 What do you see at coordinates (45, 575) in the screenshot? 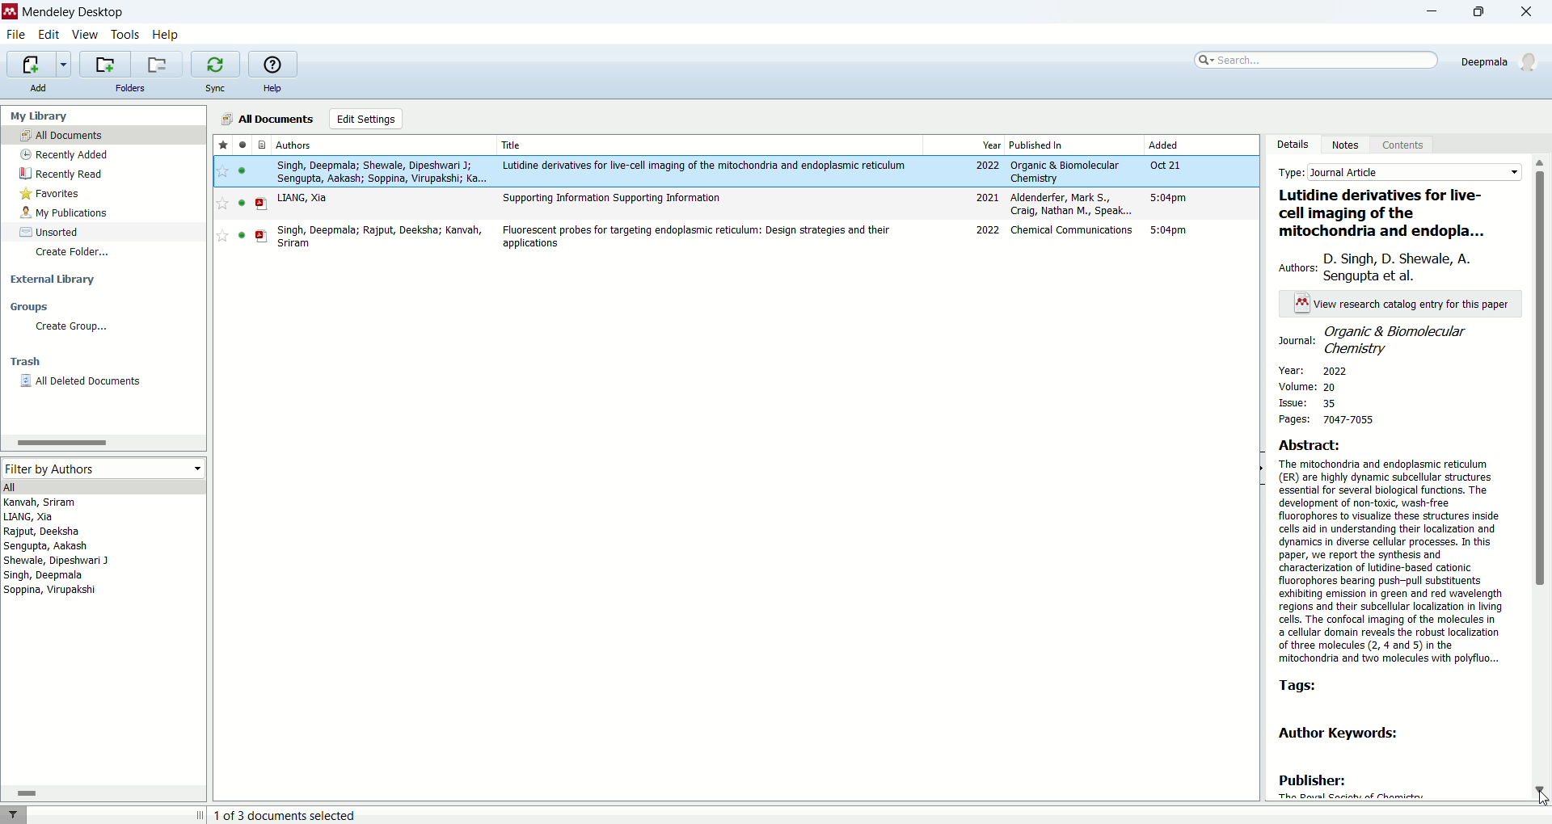
I see `singh, deepmala` at bounding box center [45, 575].